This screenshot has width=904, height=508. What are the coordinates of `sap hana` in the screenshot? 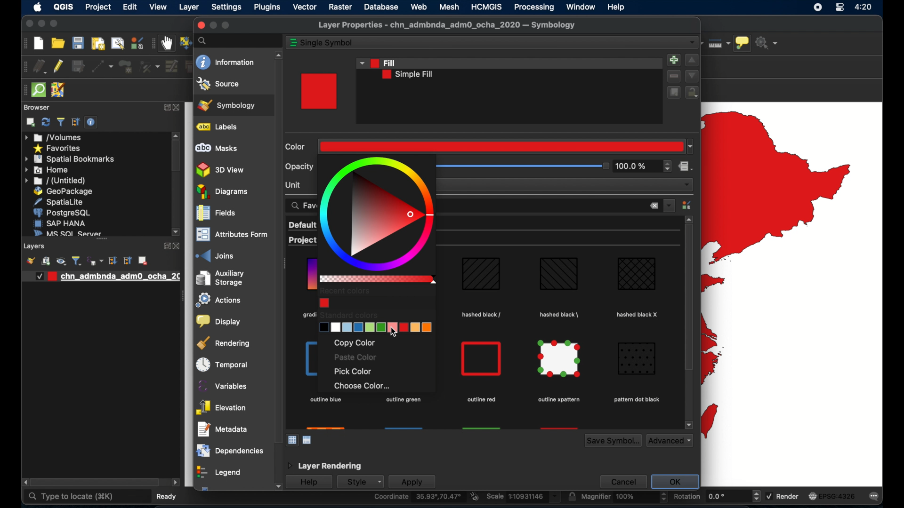 It's located at (60, 223).